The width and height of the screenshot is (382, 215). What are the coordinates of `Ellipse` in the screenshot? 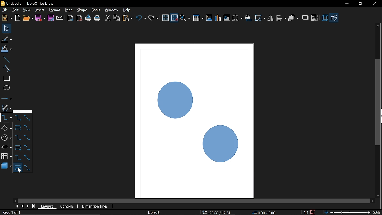 It's located at (6, 88).